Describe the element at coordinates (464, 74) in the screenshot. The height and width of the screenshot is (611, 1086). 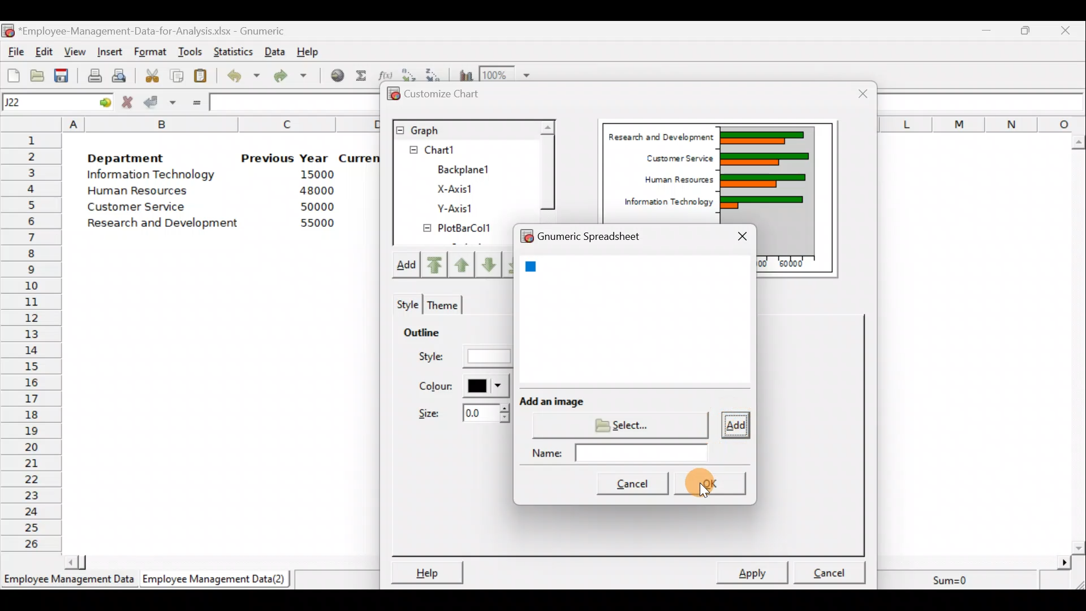
I see `Insert a chart` at that location.